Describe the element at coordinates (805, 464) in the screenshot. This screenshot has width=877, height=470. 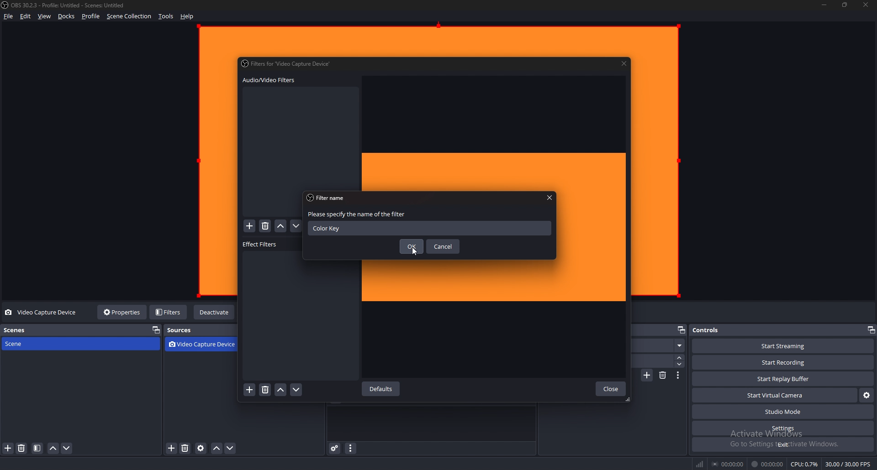
I see `CPU: 1.2%` at that location.